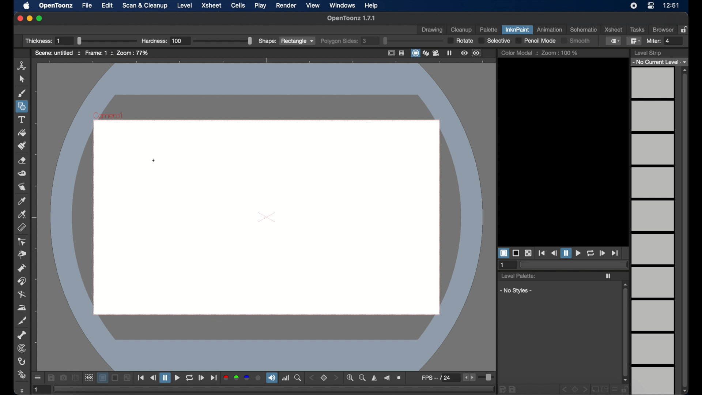  What do you see at coordinates (51, 378) in the screenshot?
I see `save images` at bounding box center [51, 378].